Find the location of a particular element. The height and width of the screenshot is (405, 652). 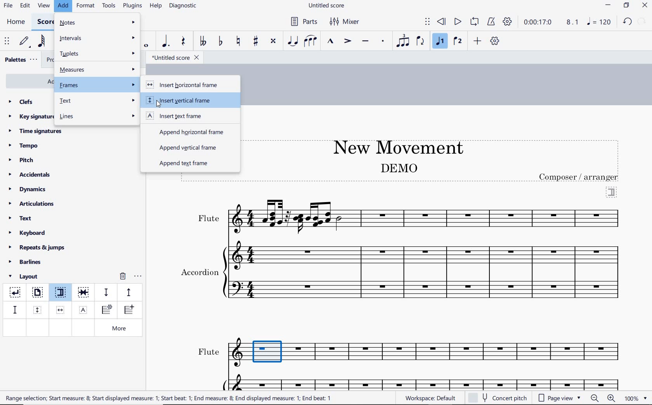

toggle sharp is located at coordinates (257, 42).